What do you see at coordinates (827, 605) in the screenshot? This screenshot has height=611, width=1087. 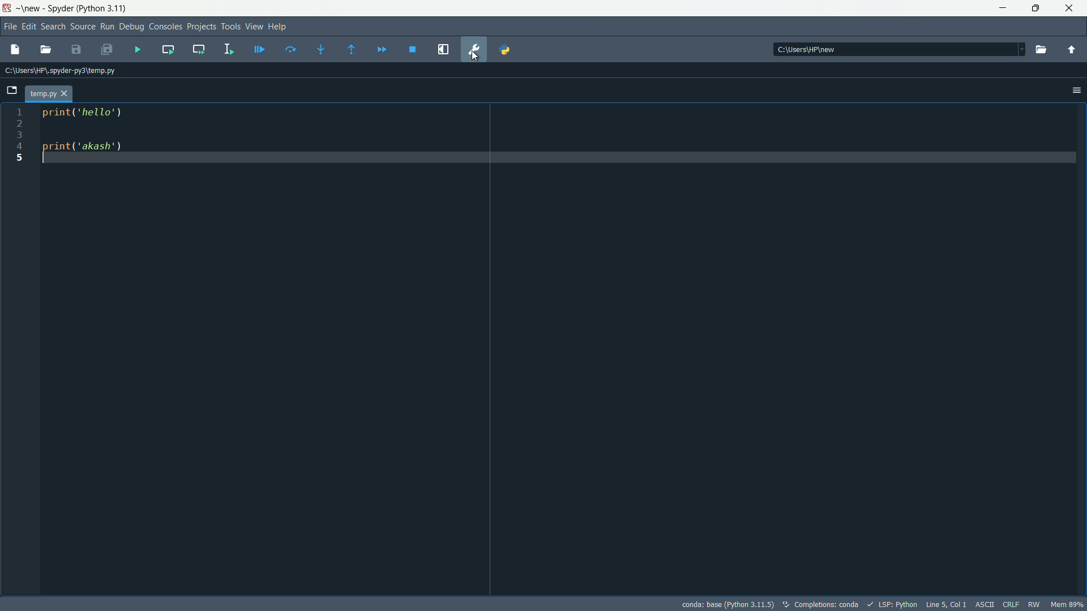 I see `text` at bounding box center [827, 605].